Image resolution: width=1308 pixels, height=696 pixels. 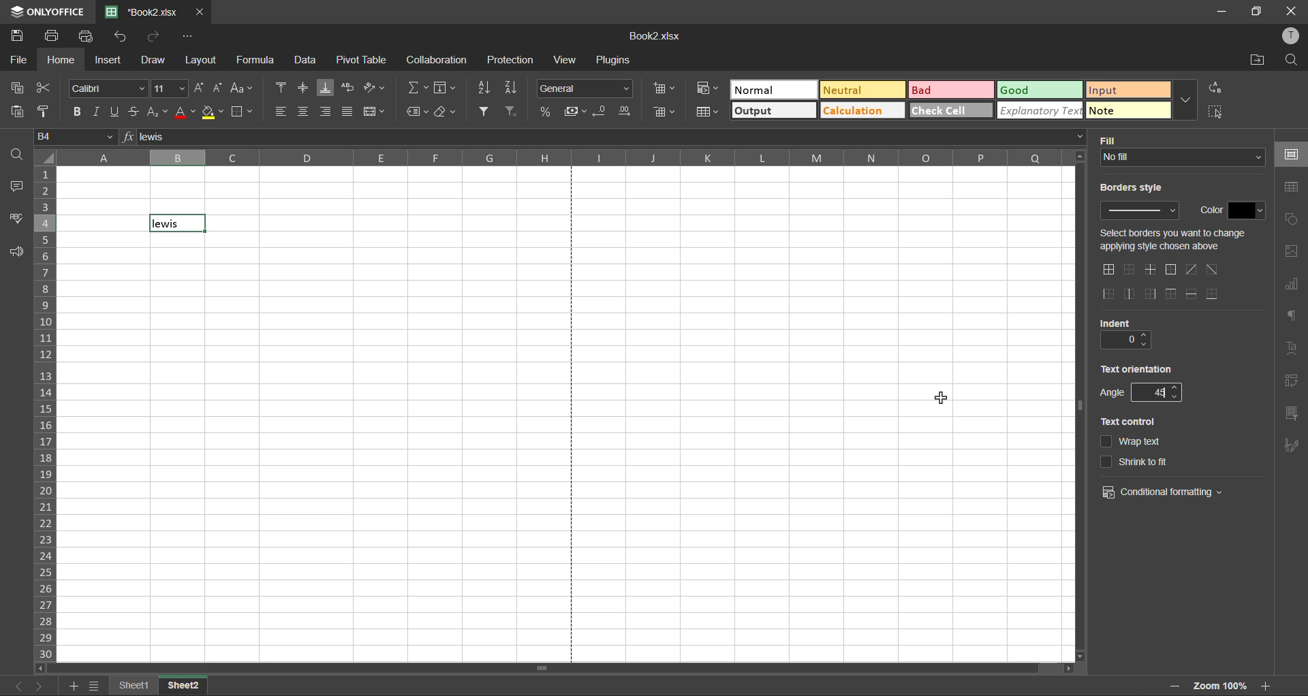 I want to click on previous, so click(x=19, y=686).